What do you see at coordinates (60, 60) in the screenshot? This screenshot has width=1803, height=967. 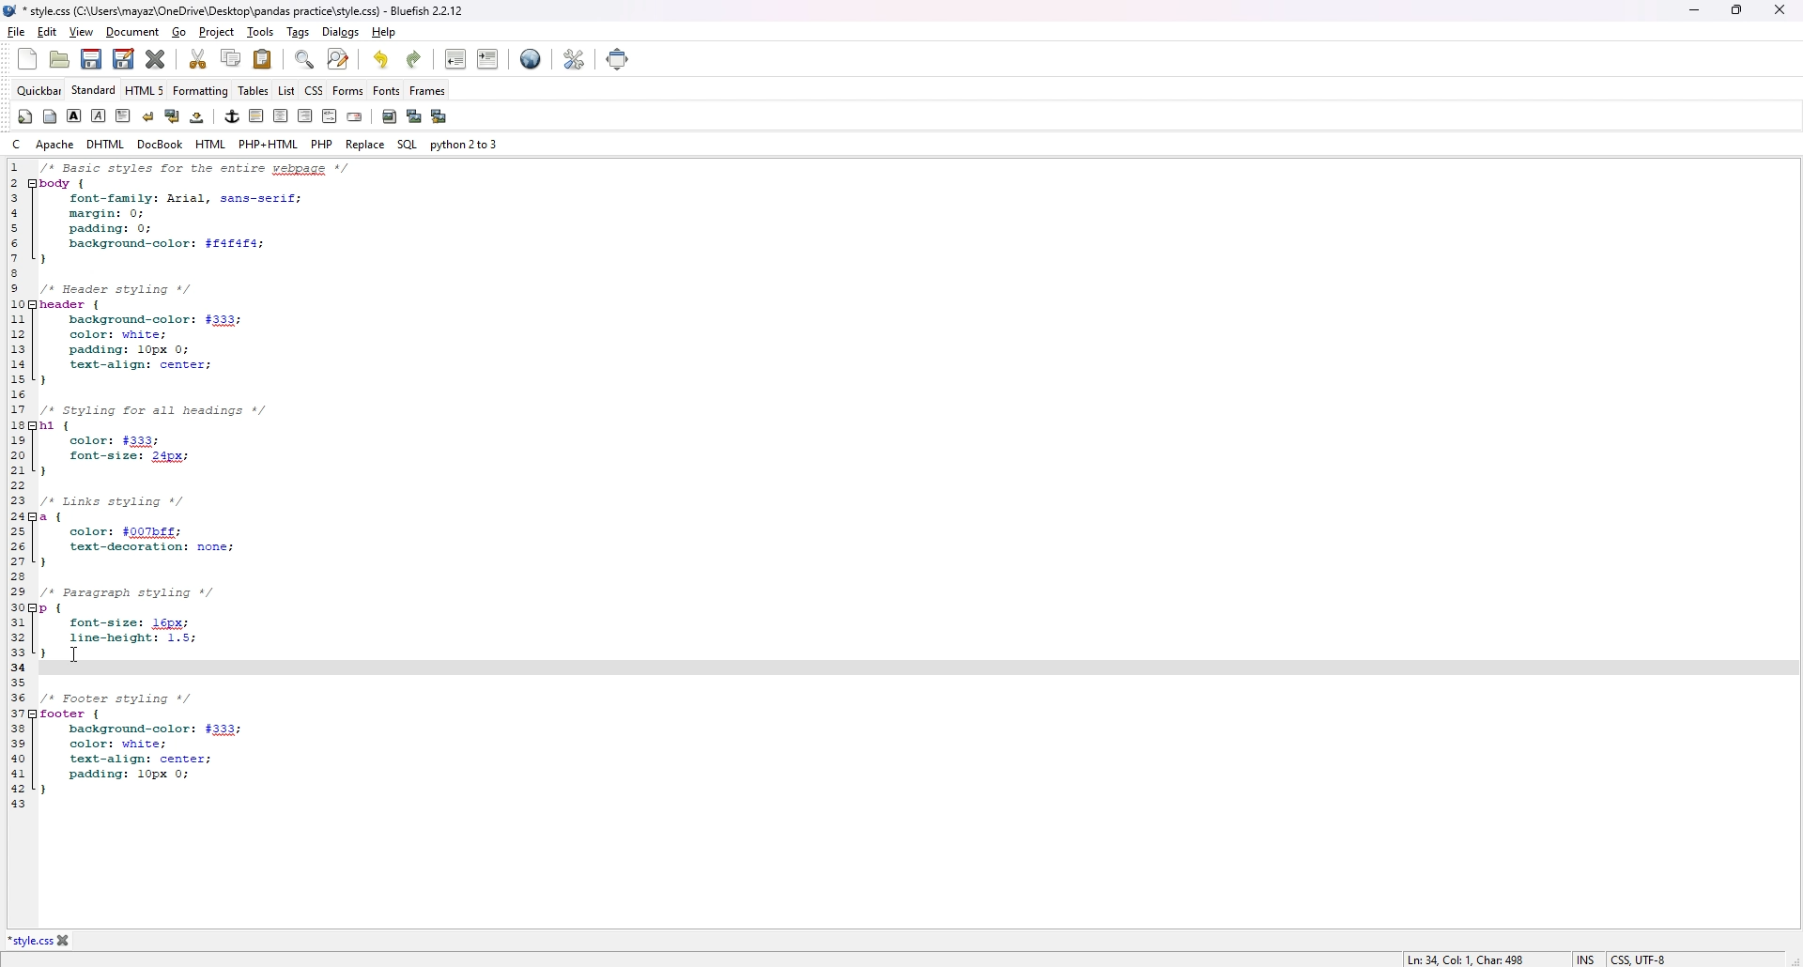 I see `open` at bounding box center [60, 60].